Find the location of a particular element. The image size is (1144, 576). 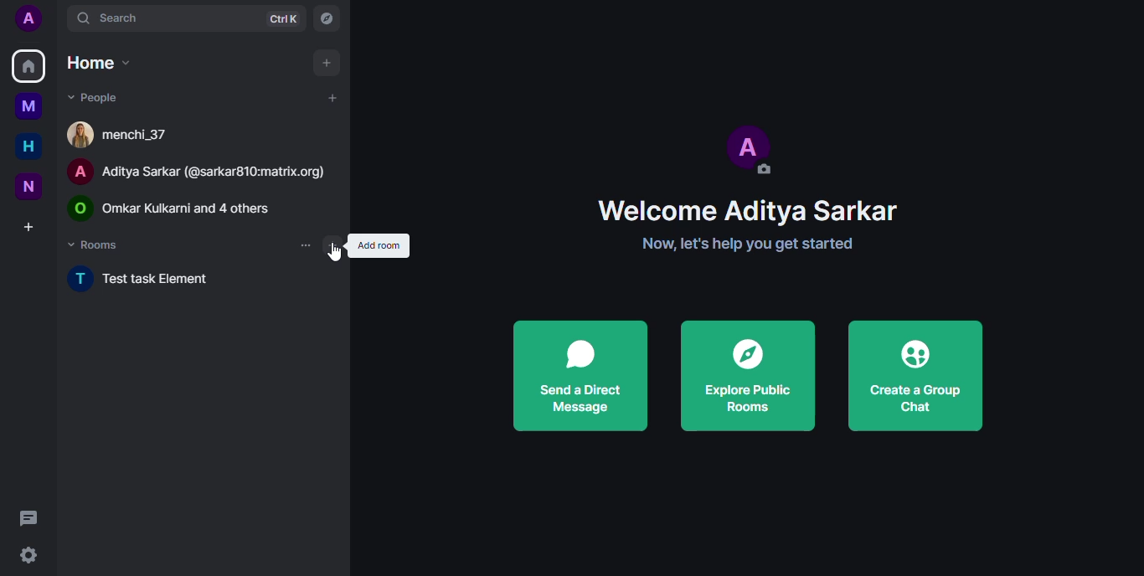

create a group chat is located at coordinates (915, 377).